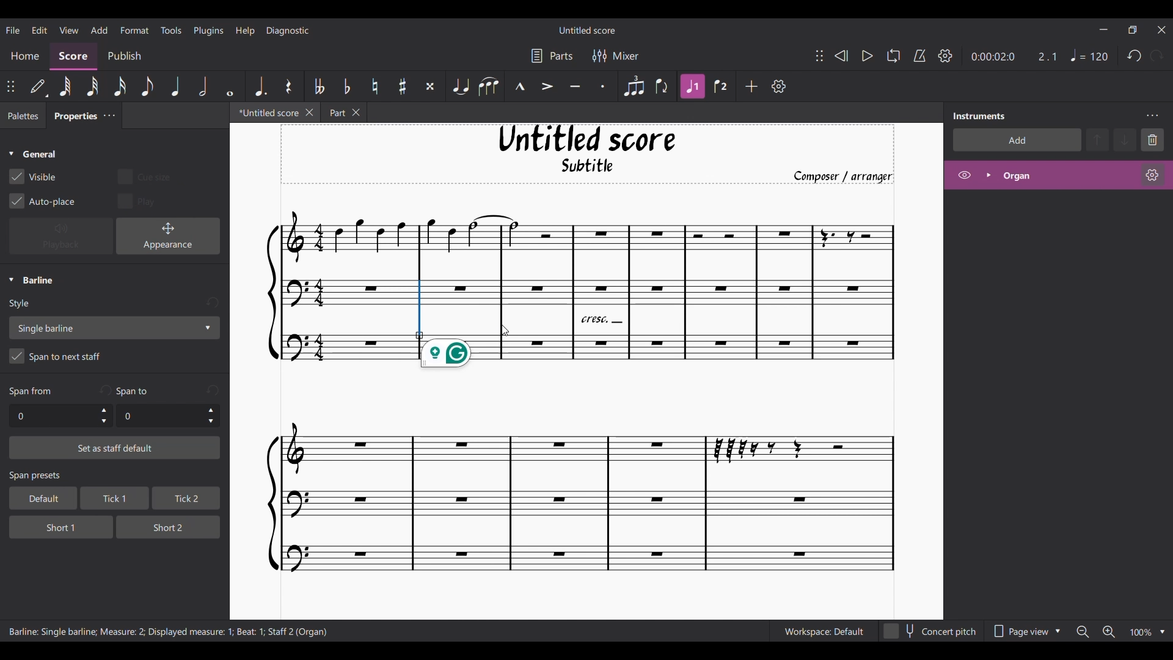 This screenshot has width=1173, height=660. What do you see at coordinates (135, 29) in the screenshot?
I see `Format menu` at bounding box center [135, 29].